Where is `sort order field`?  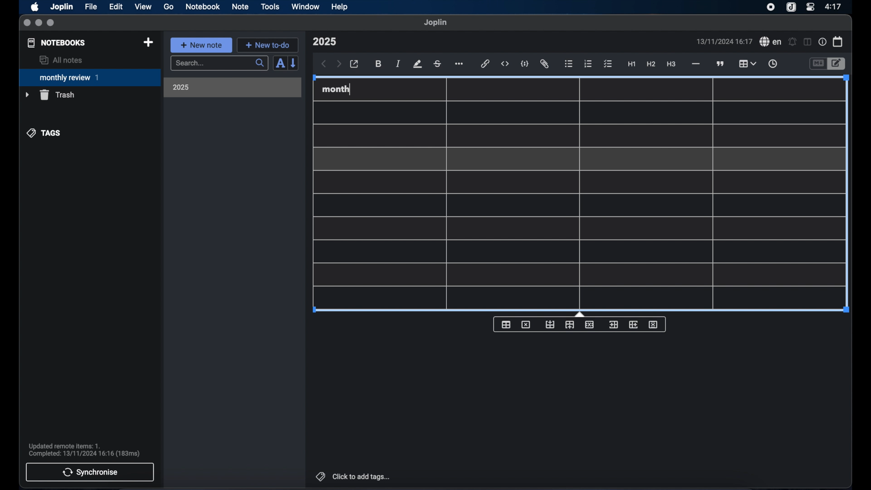 sort order field is located at coordinates (280, 64).